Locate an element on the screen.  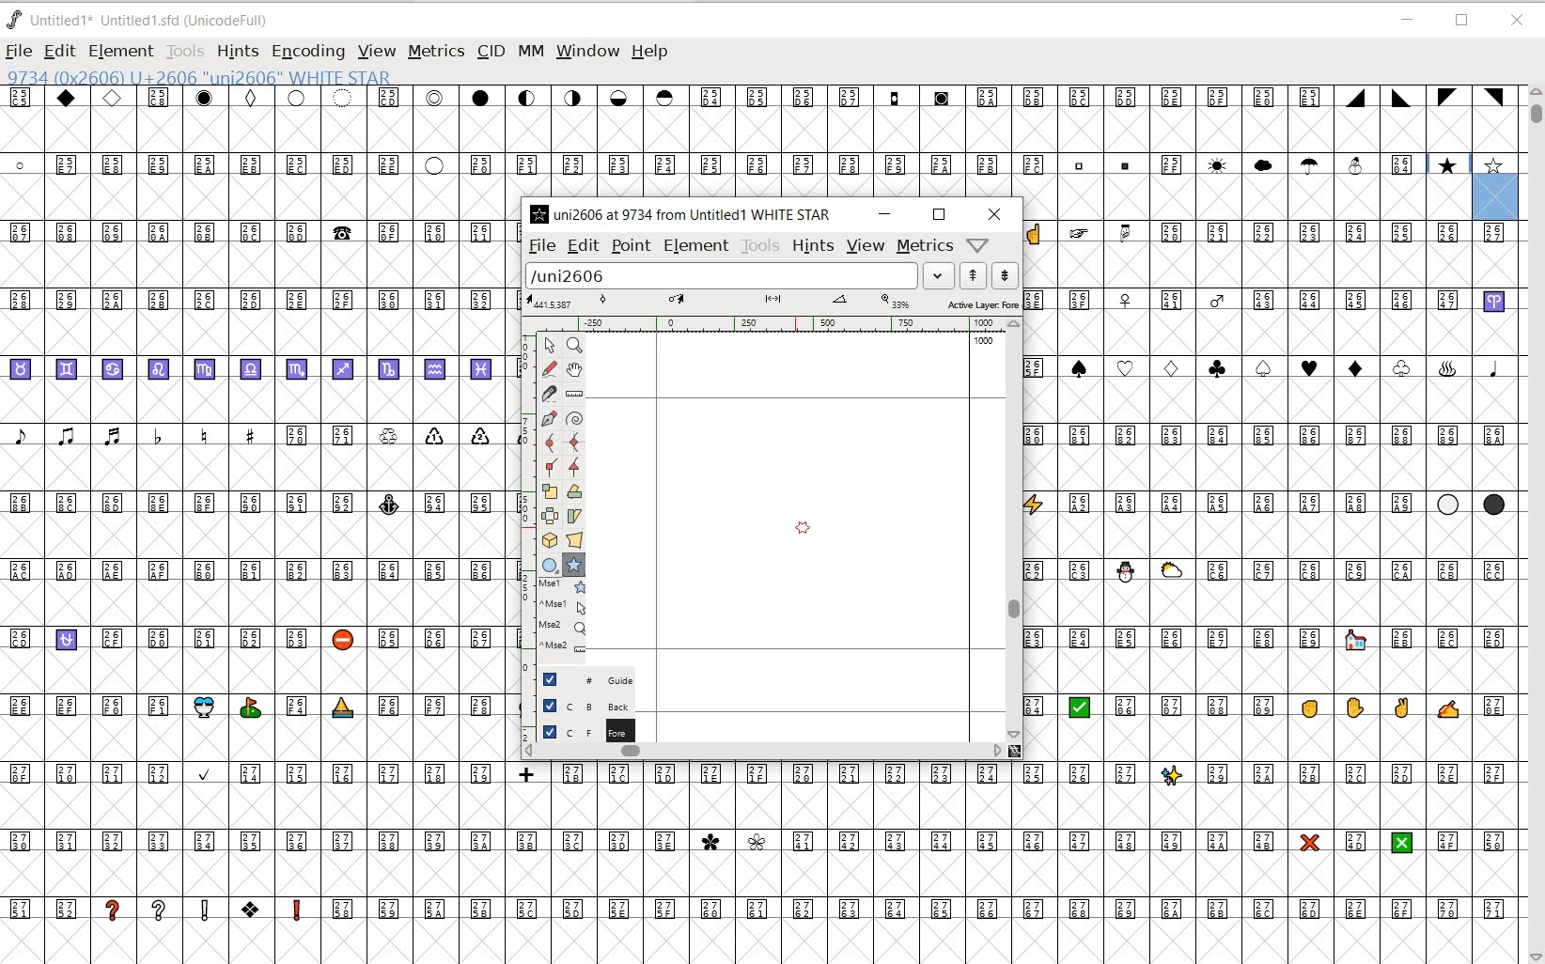
SCROLLBAR is located at coordinates (1014, 528).